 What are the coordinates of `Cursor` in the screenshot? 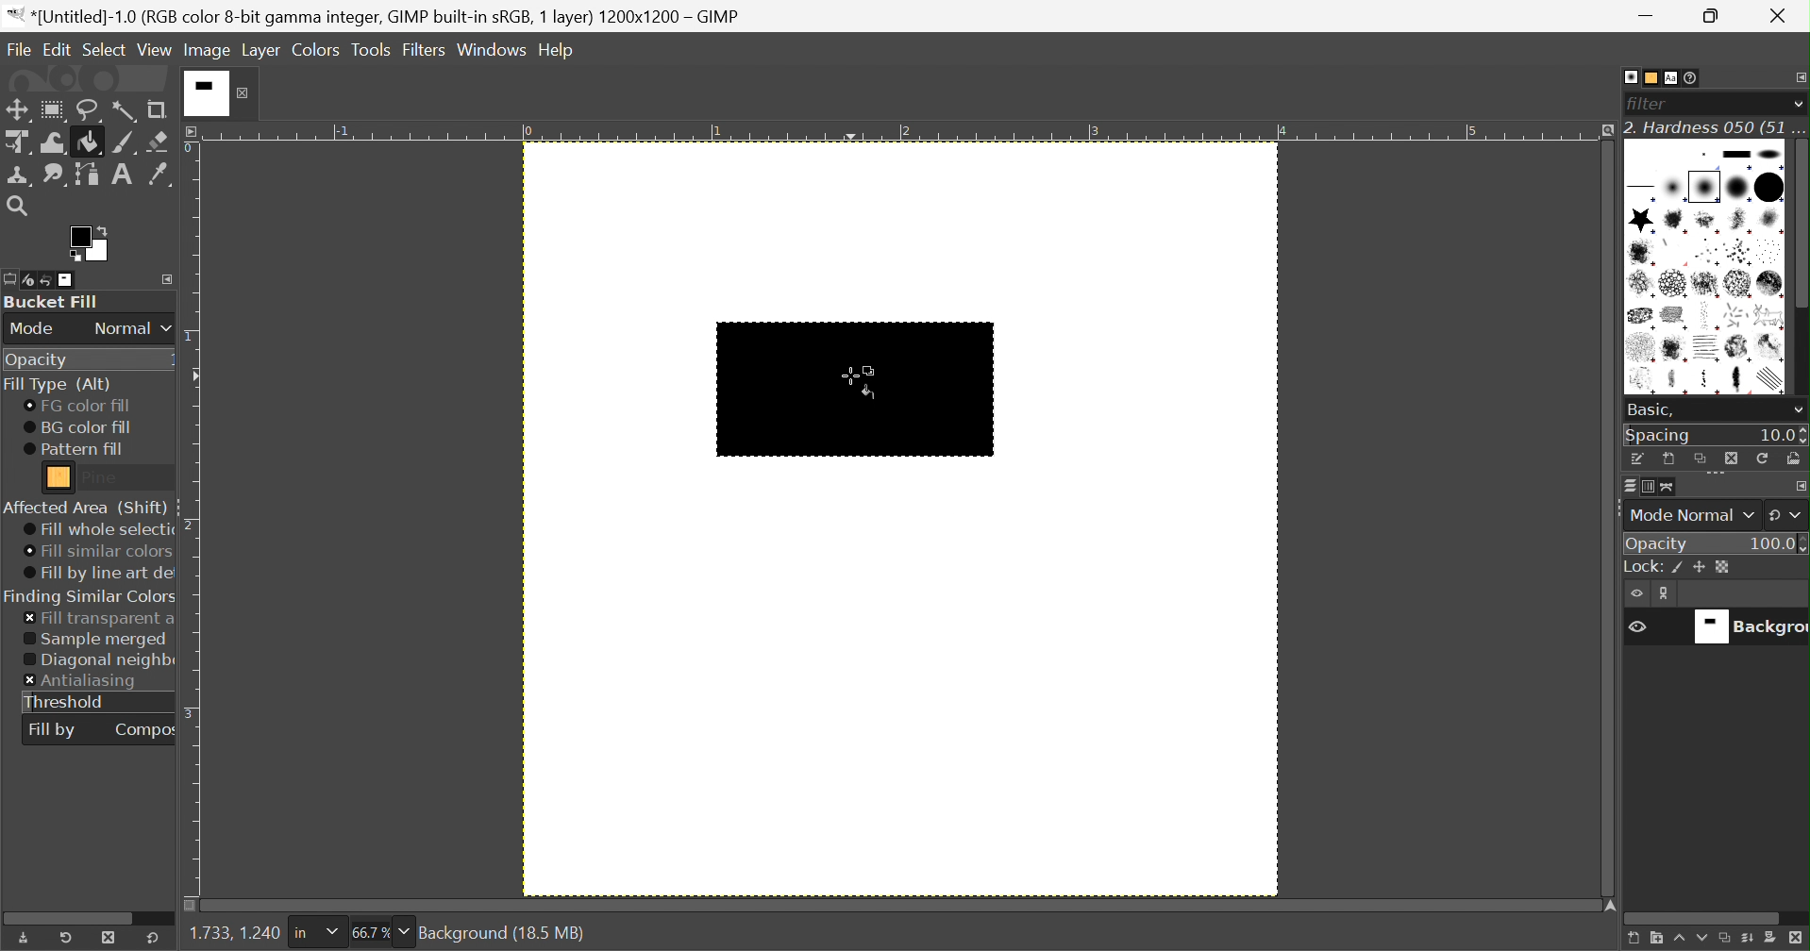 It's located at (863, 383).